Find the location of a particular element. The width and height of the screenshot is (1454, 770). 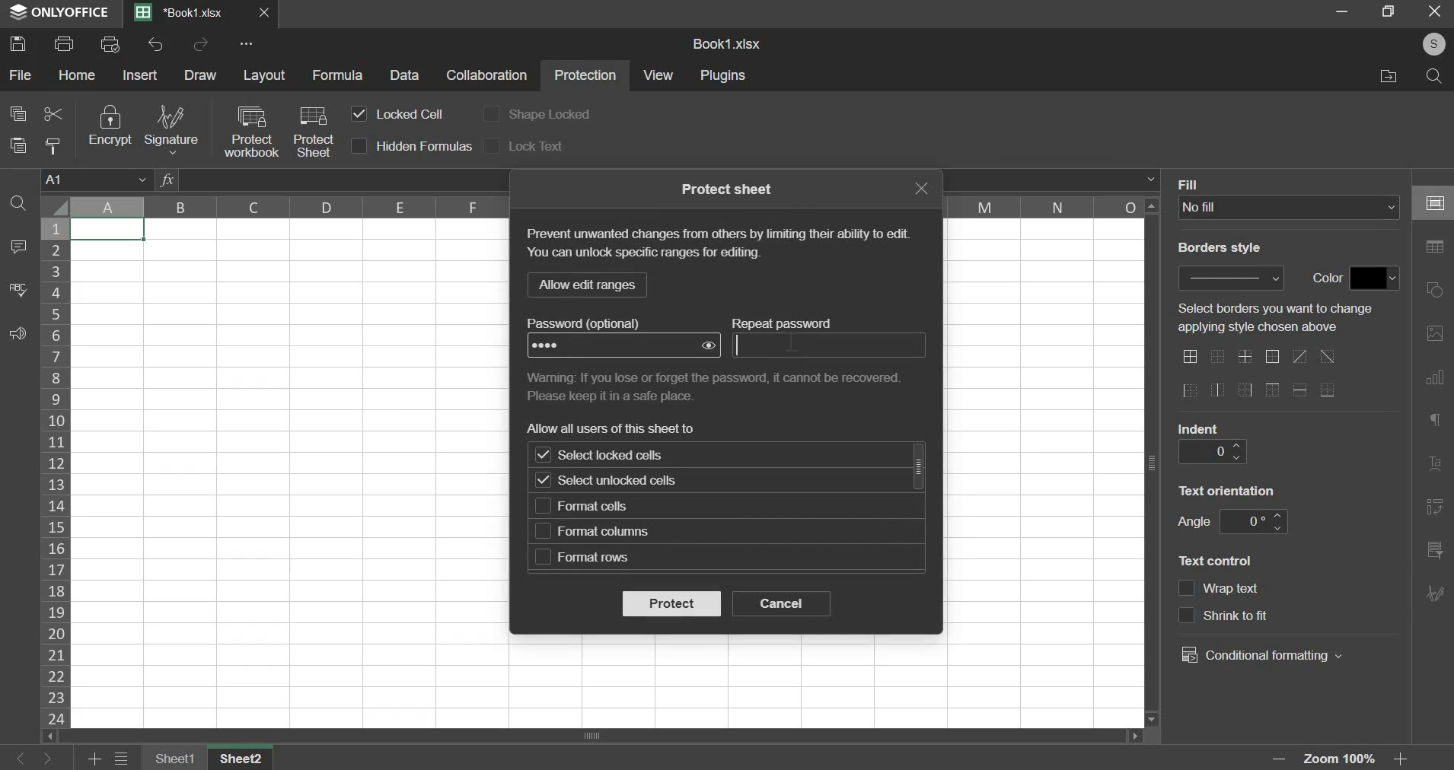

checkbox is located at coordinates (544, 557).